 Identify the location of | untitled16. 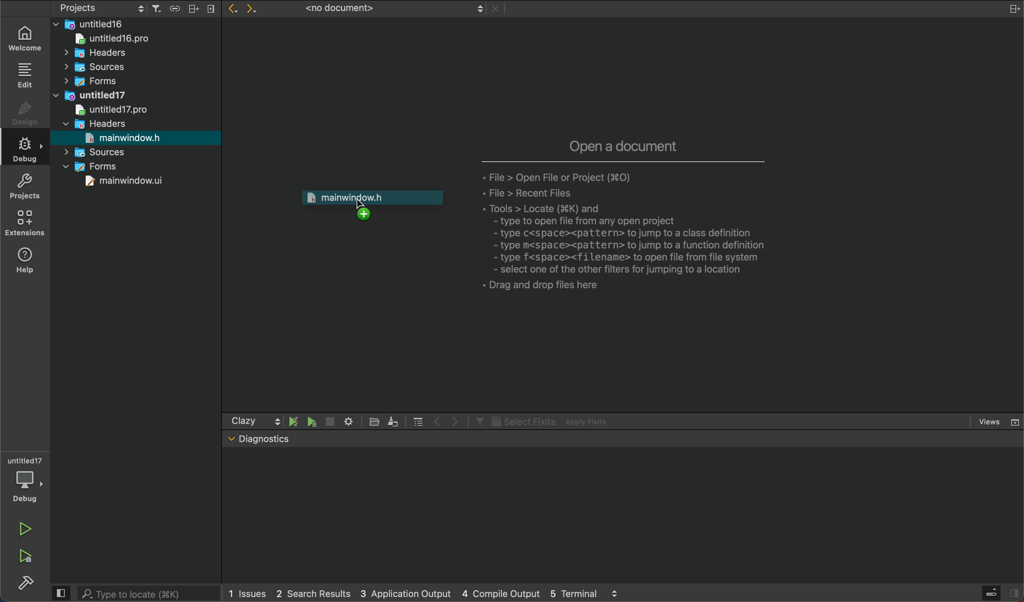
(93, 24).